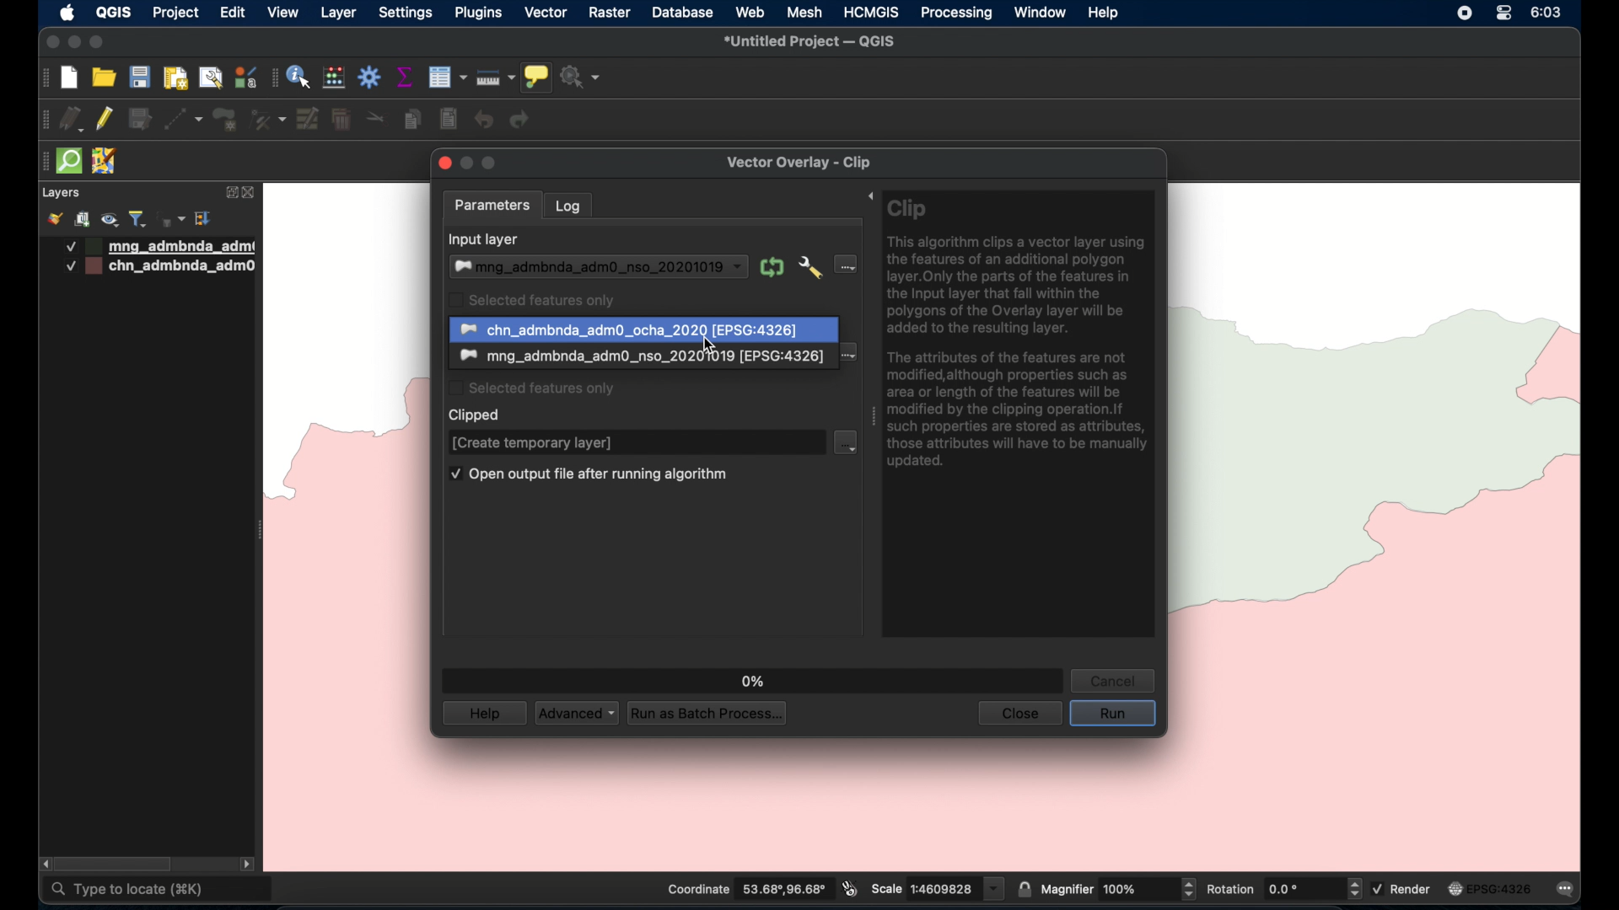  I want to click on redo, so click(520, 120).